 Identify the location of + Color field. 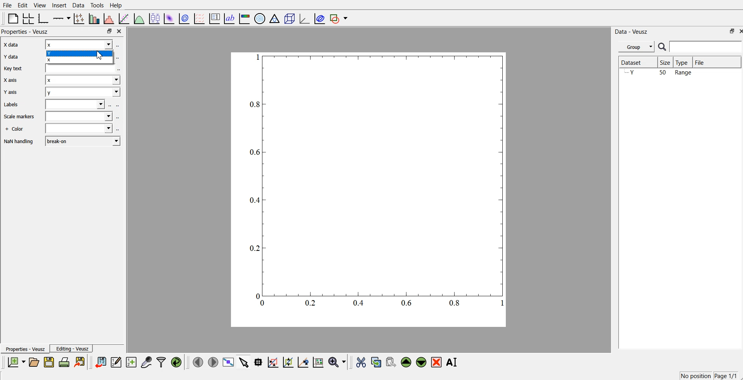
(80, 129).